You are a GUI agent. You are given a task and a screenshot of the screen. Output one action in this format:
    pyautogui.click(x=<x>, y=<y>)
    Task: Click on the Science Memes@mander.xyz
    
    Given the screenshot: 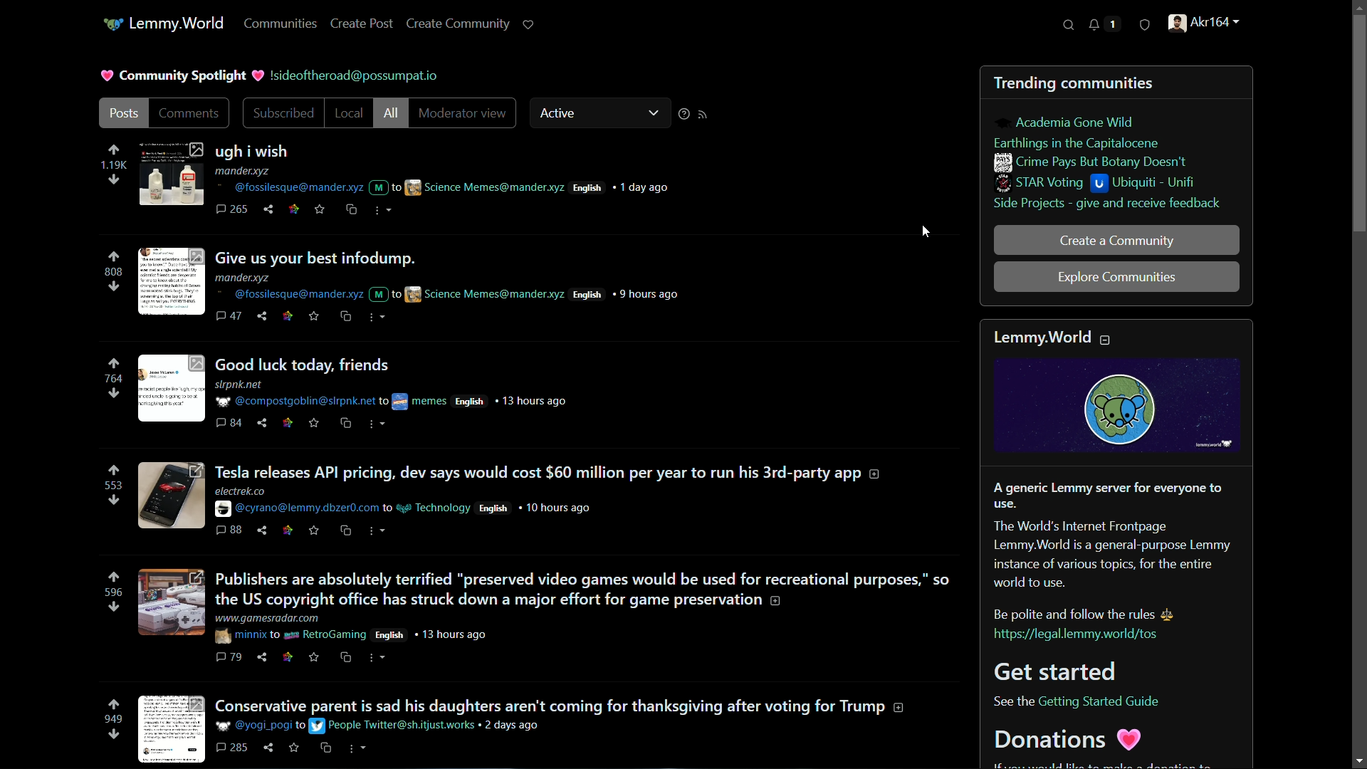 What is the action you would take?
    pyautogui.click(x=485, y=188)
    